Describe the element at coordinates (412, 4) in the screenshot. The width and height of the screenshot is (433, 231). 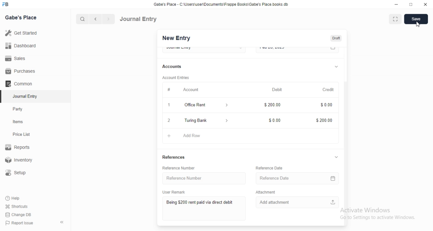
I see `restore` at that location.